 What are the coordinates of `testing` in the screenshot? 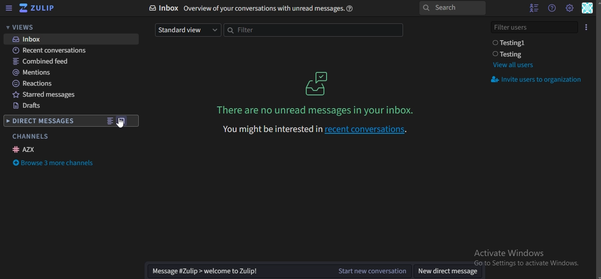 It's located at (510, 54).